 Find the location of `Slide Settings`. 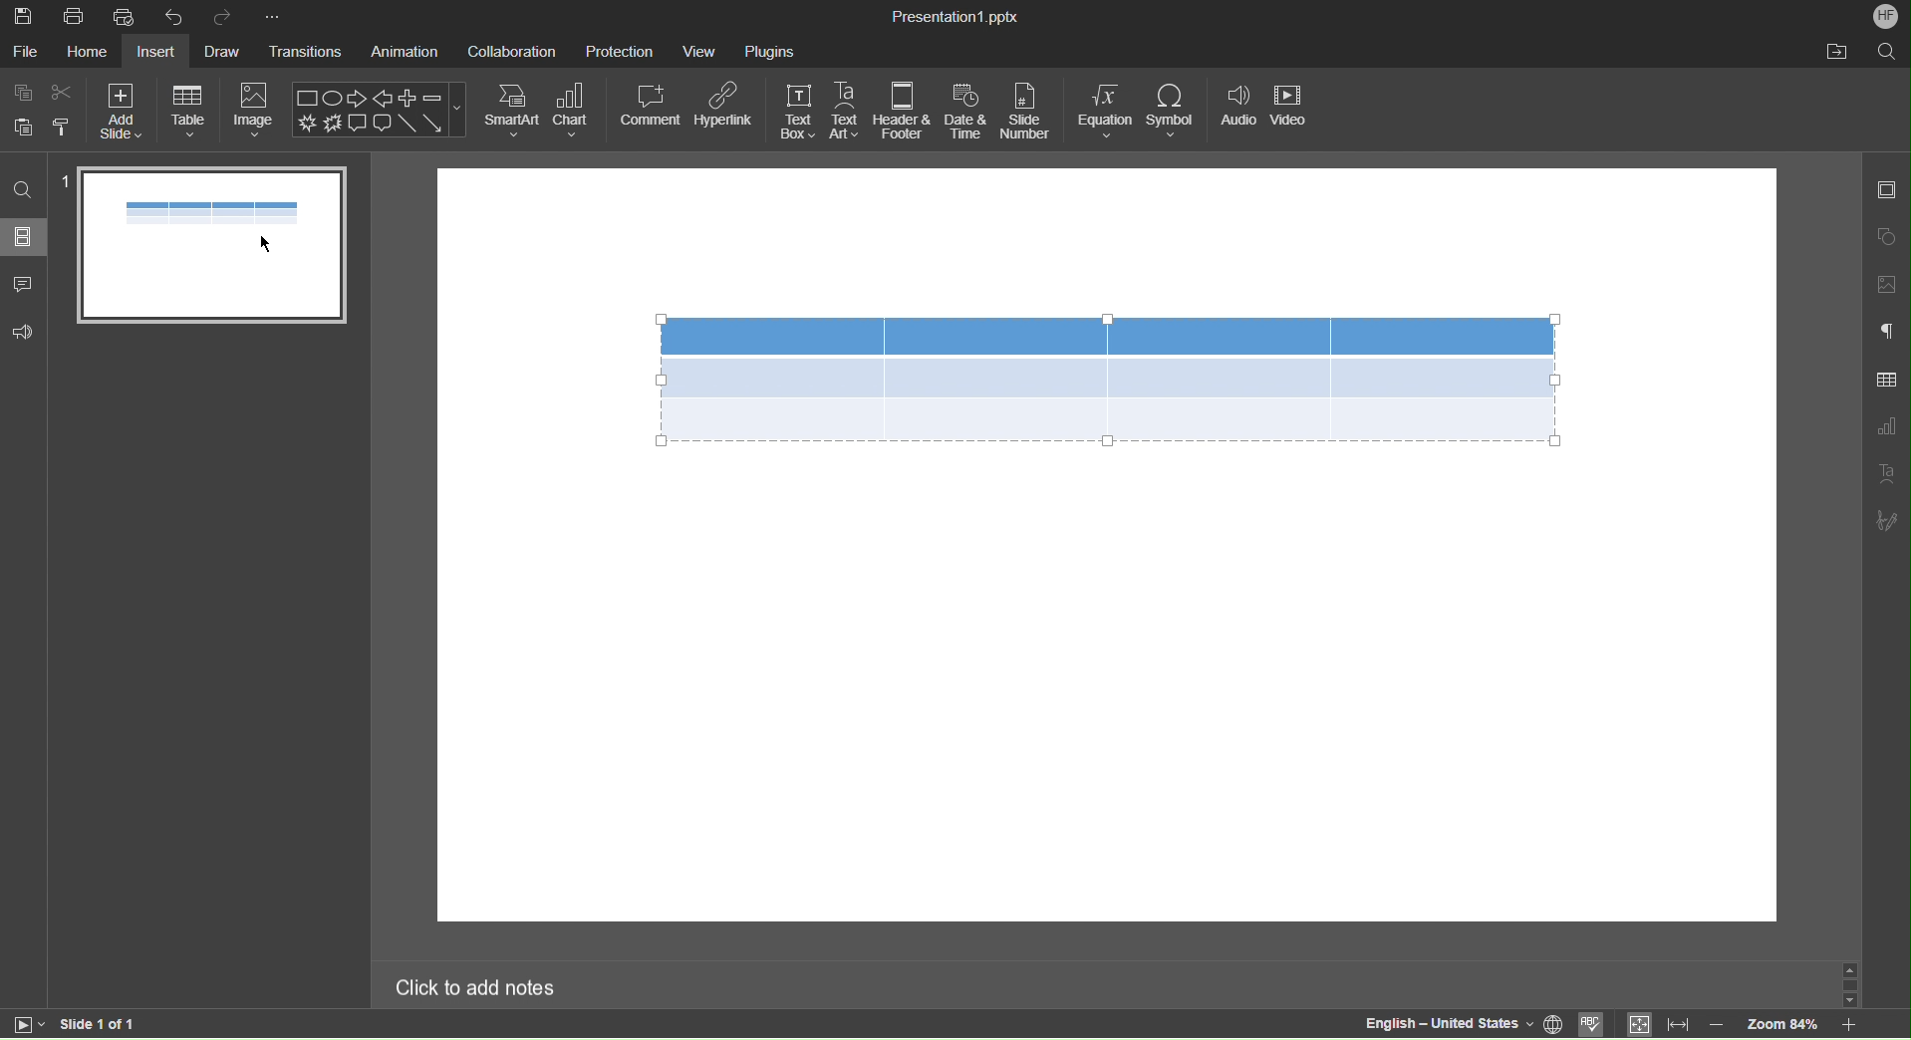

Slide Settings is located at coordinates (1886, 191).